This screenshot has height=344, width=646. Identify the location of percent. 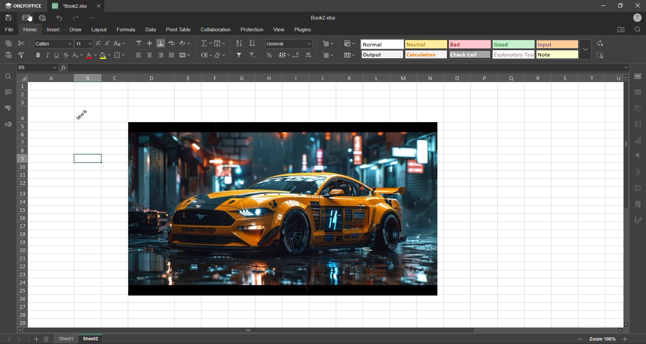
(270, 56).